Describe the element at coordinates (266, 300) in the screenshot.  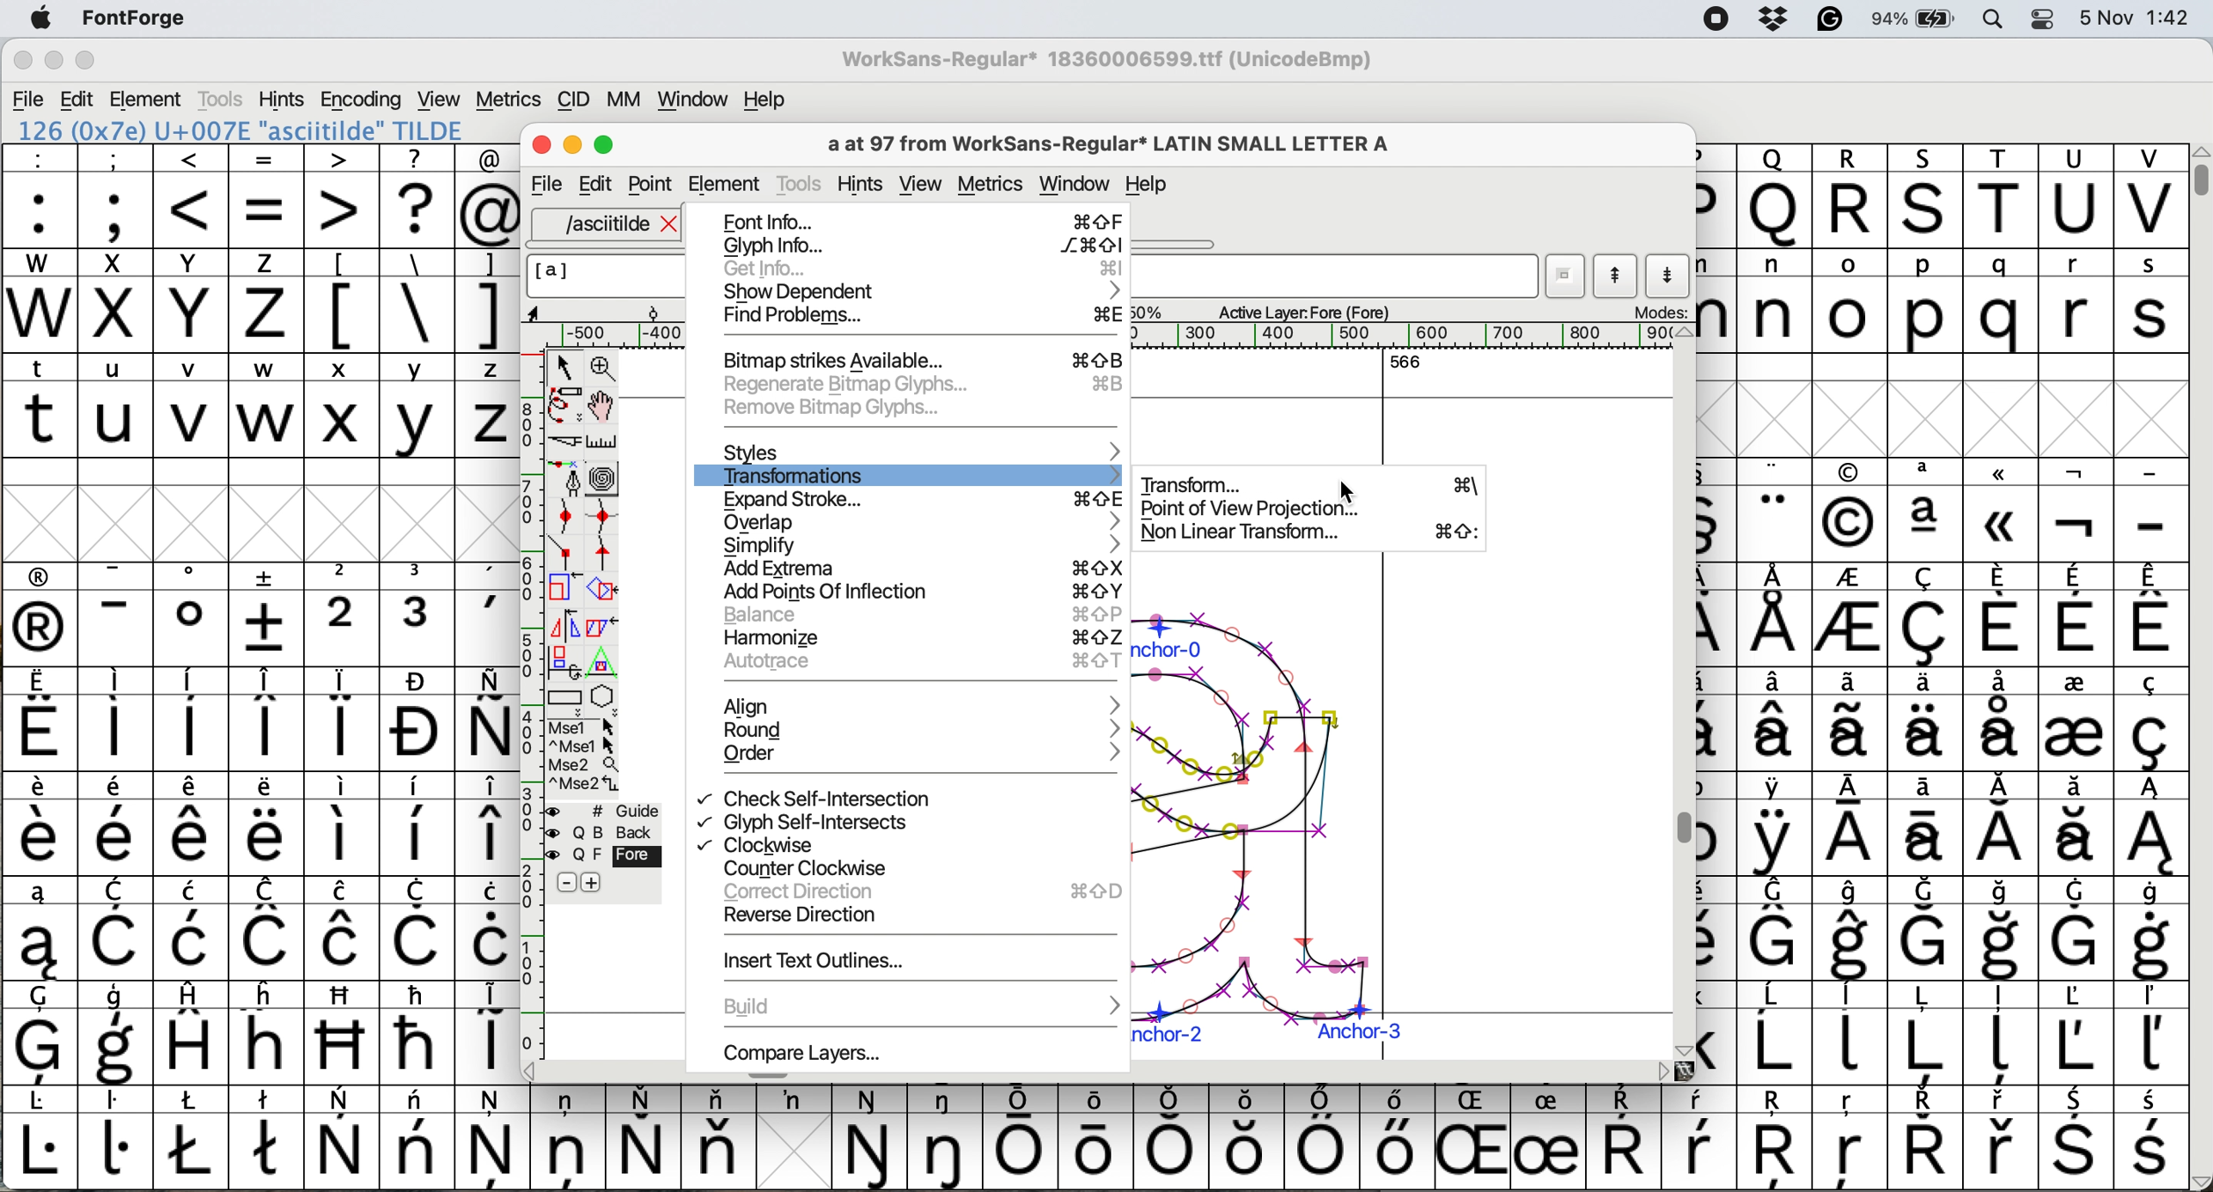
I see `z` at that location.